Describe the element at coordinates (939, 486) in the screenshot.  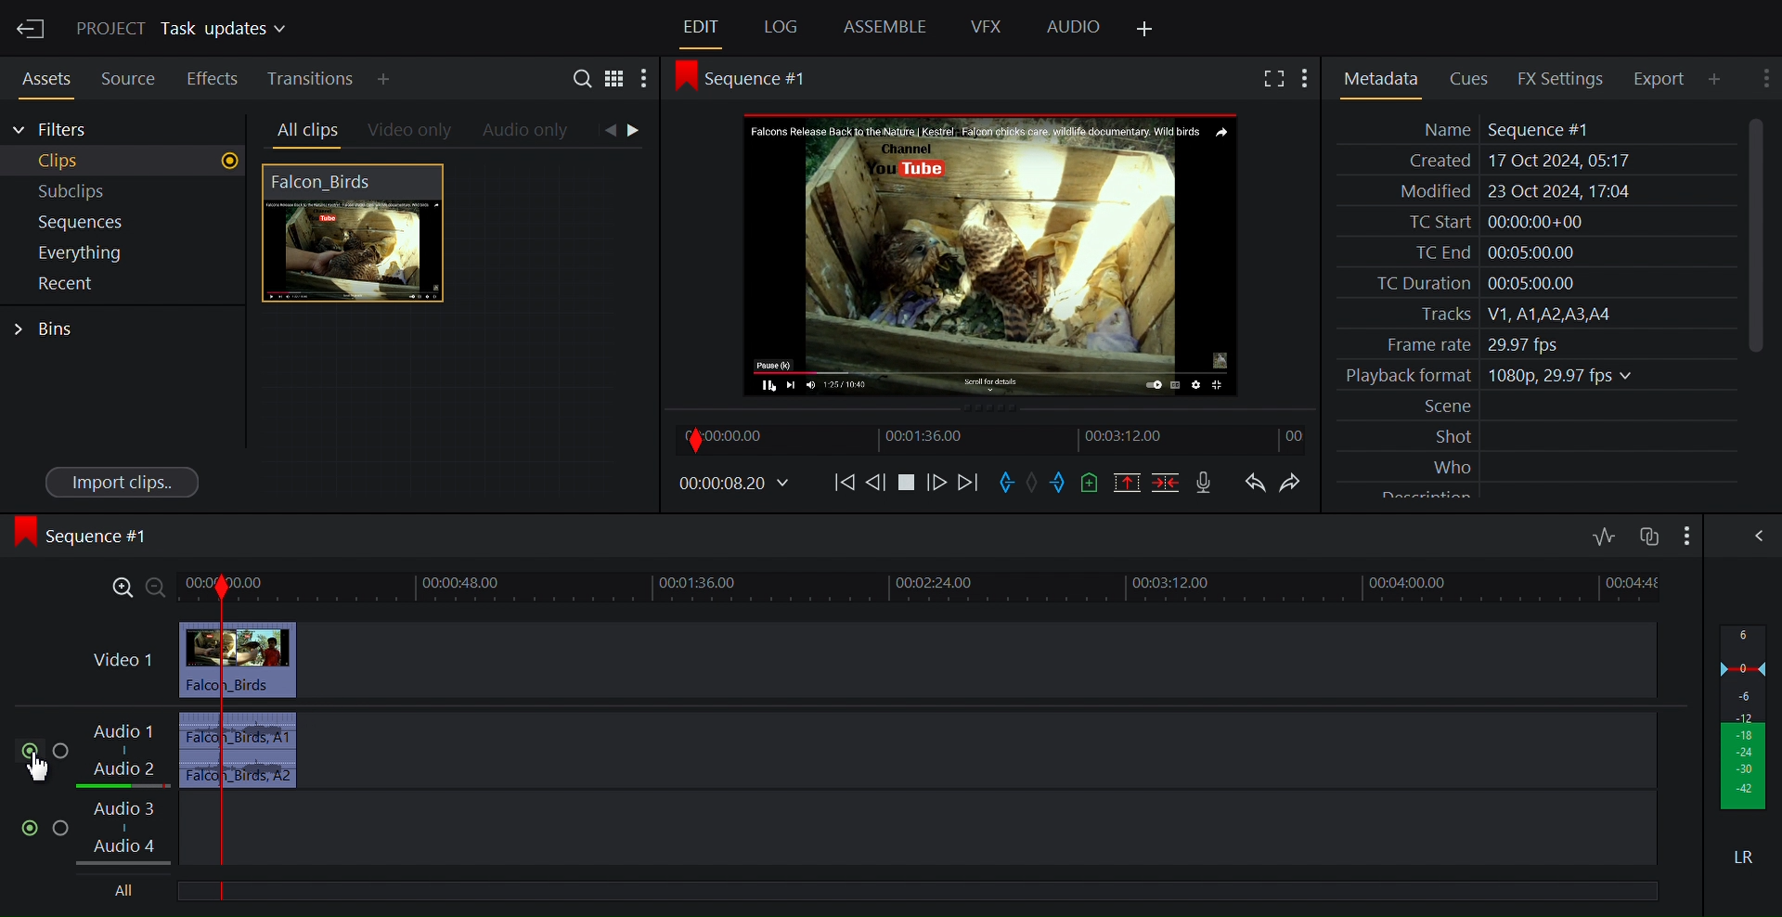
I see `Nudge one frame forward` at that location.